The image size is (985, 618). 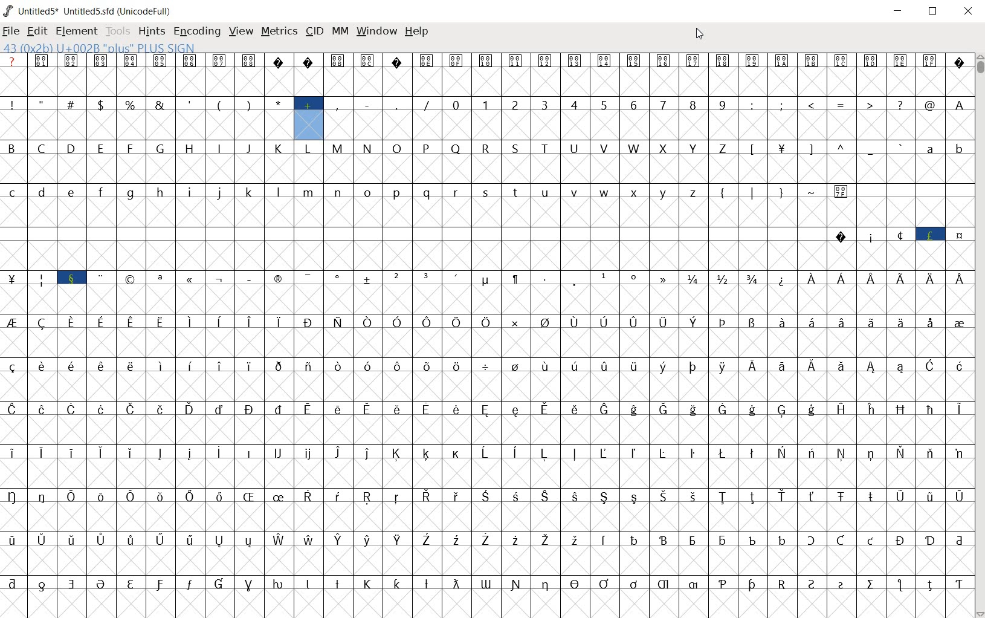 I want to click on tools, so click(x=117, y=30).